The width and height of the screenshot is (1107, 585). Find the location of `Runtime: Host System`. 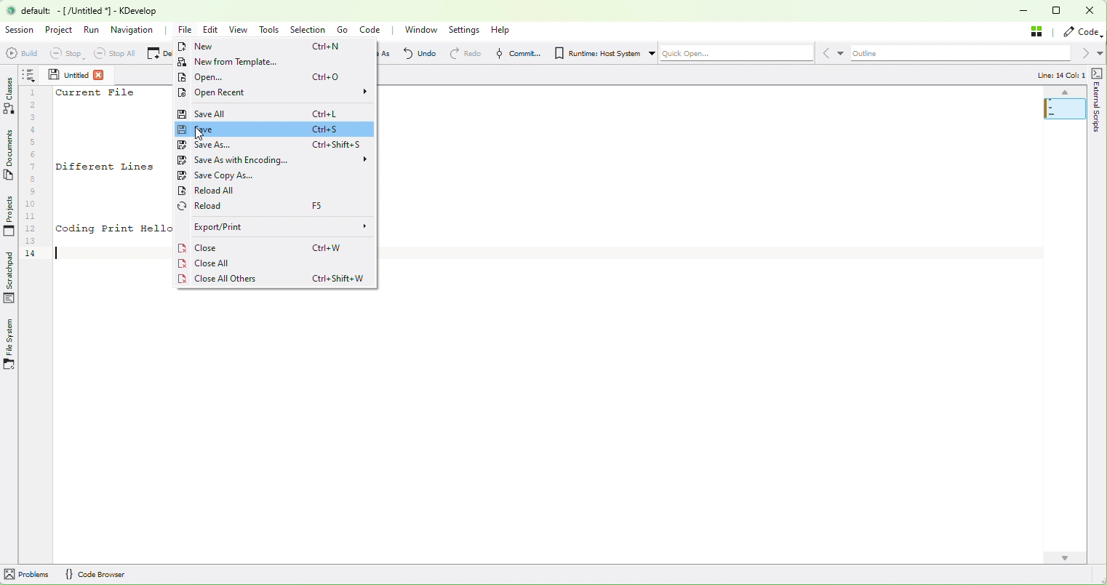

Runtime: Host System is located at coordinates (602, 52).